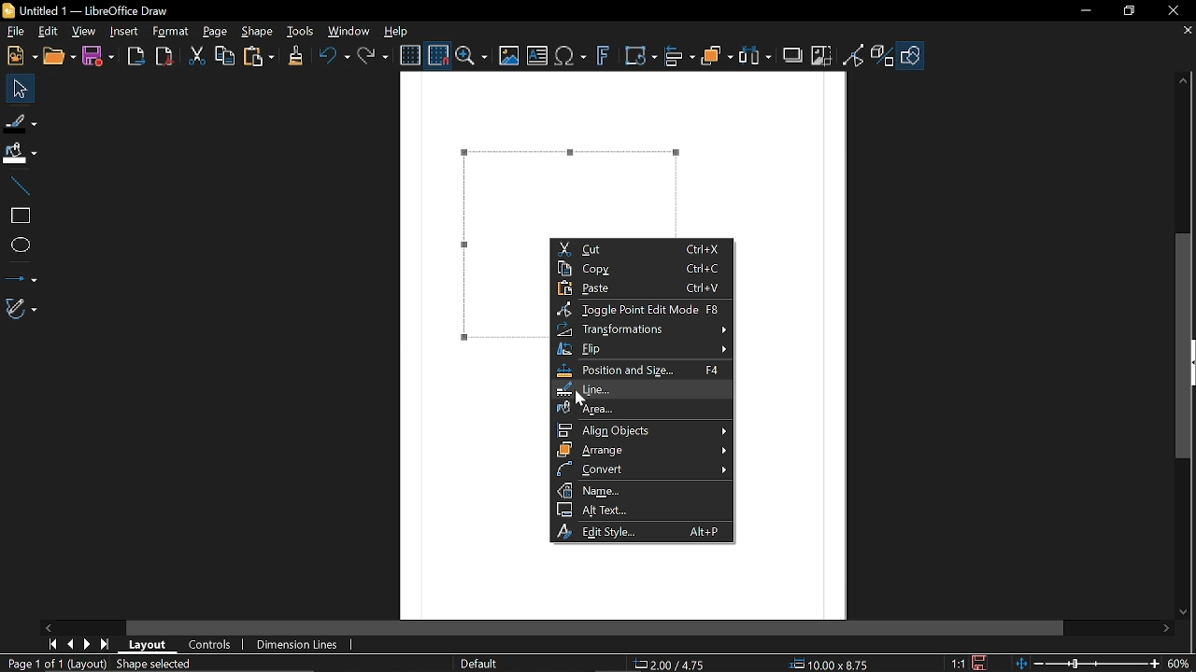  Describe the element at coordinates (1187, 30) in the screenshot. I see `Close tab` at that location.